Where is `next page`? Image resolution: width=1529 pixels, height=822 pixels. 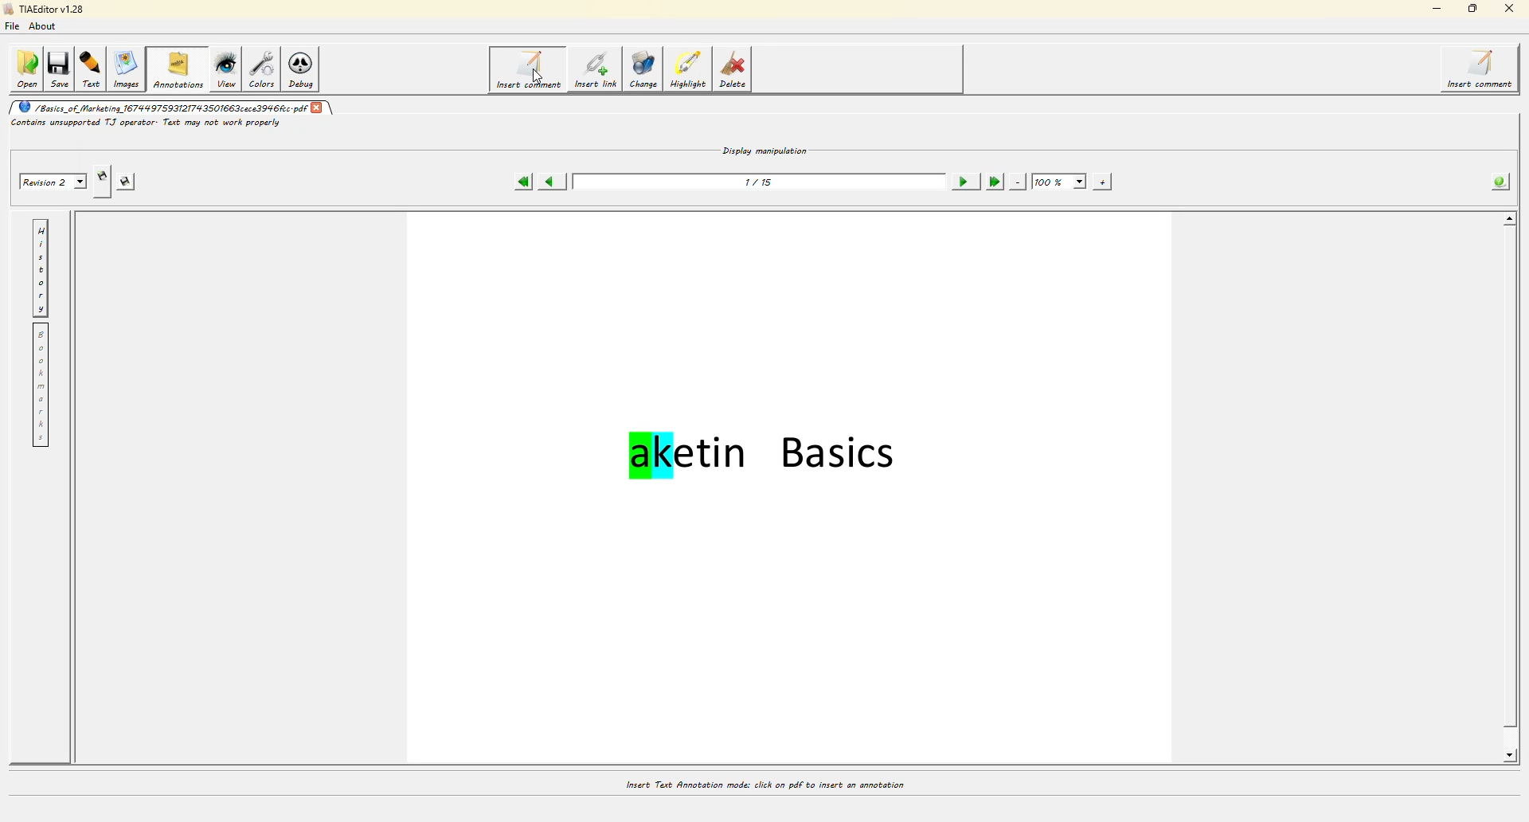
next page is located at coordinates (964, 182).